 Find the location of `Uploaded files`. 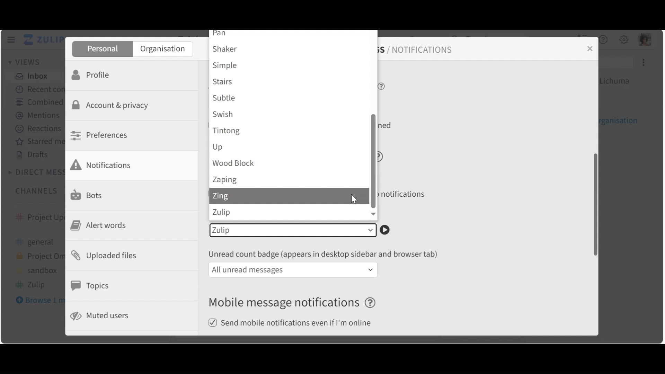

Uploaded files is located at coordinates (107, 255).